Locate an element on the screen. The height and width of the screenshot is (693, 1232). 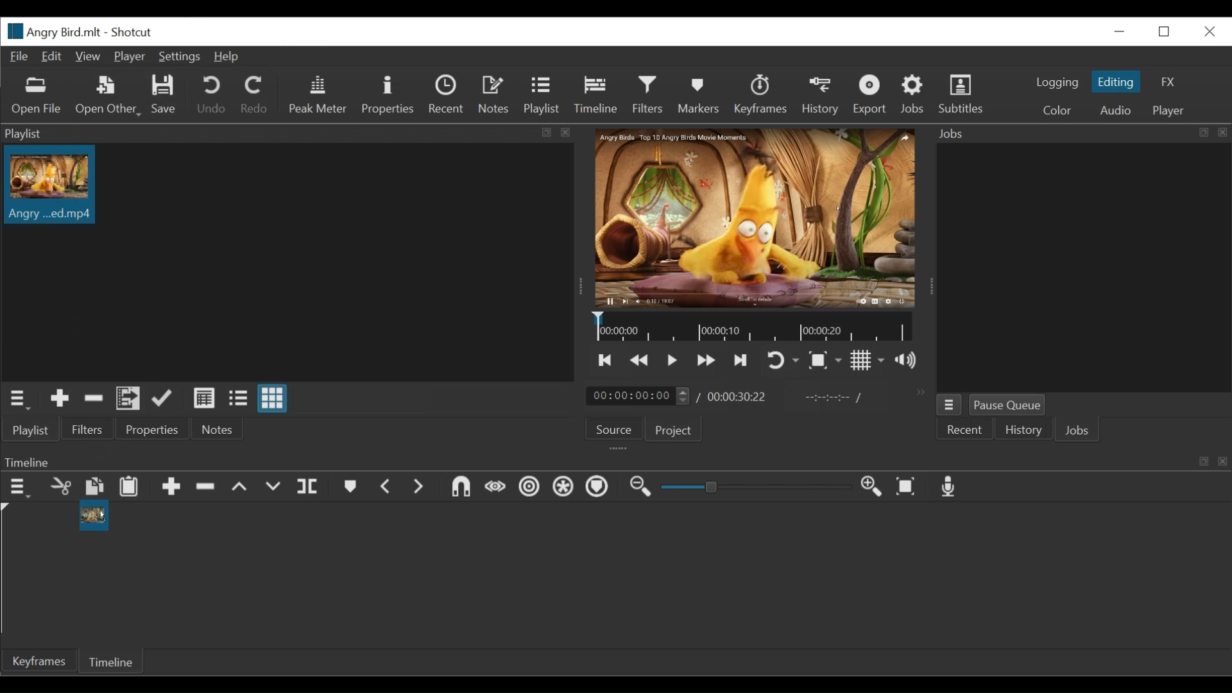
zoom slider is located at coordinates (753, 488).